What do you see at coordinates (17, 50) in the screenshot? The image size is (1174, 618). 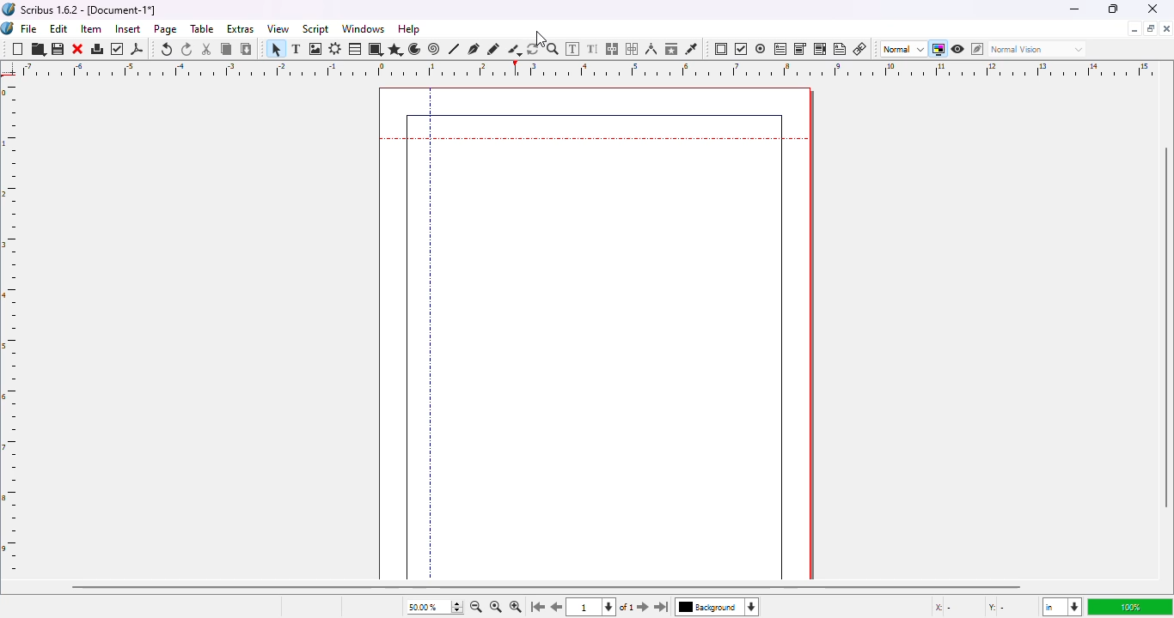 I see `new` at bounding box center [17, 50].